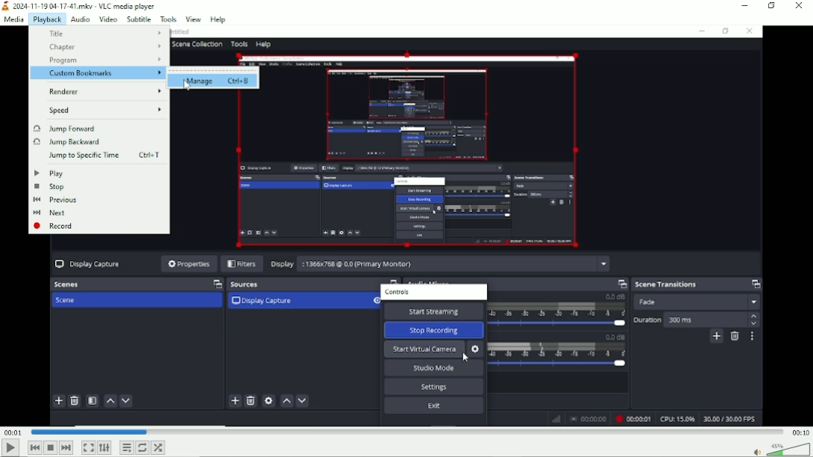 This screenshot has width=813, height=457. I want to click on Cursor, so click(188, 86).